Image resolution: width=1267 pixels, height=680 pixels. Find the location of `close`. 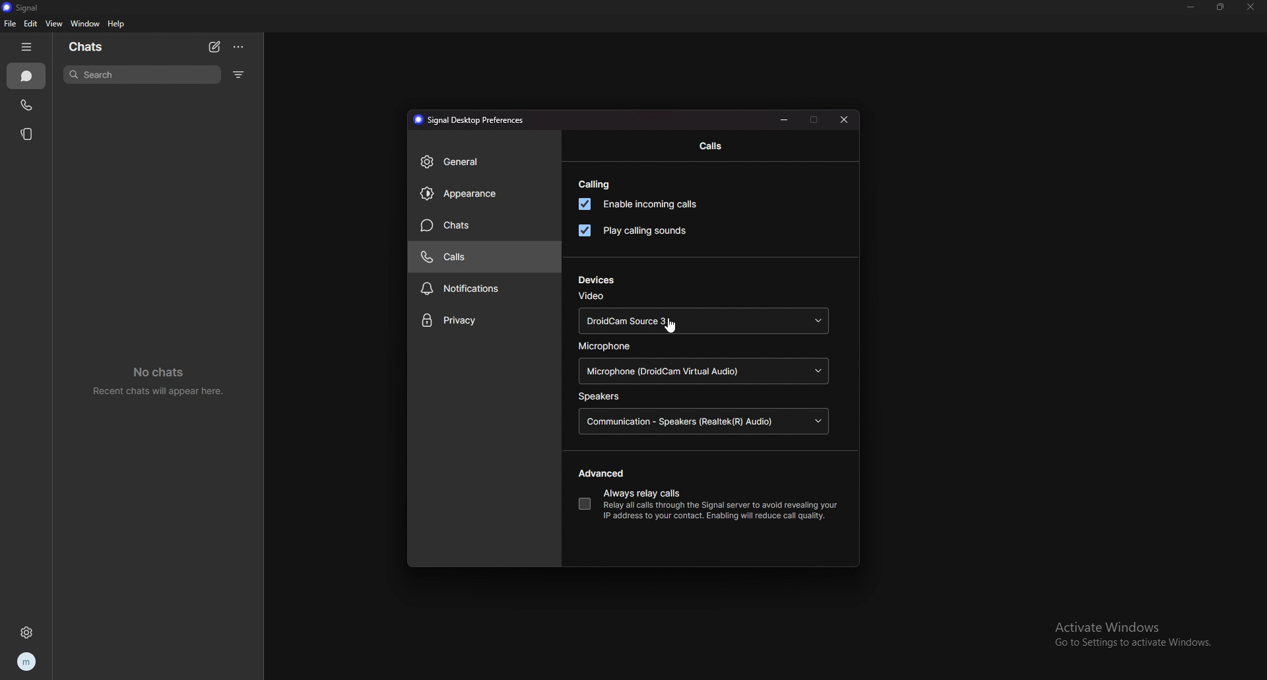

close is located at coordinates (1249, 7).